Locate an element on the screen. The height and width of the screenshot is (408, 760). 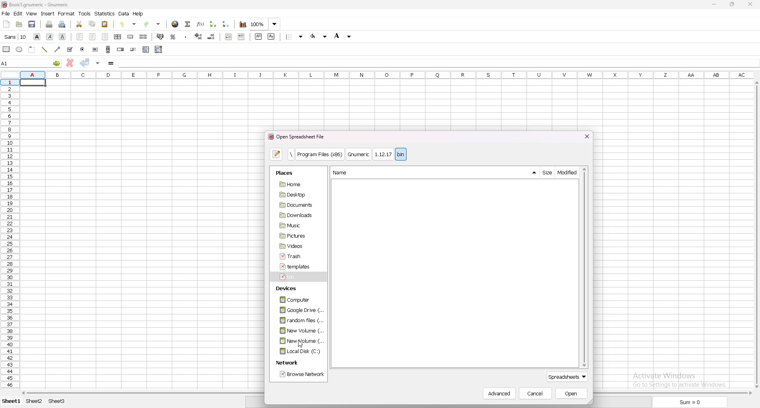
sum=0 is located at coordinates (687, 402).